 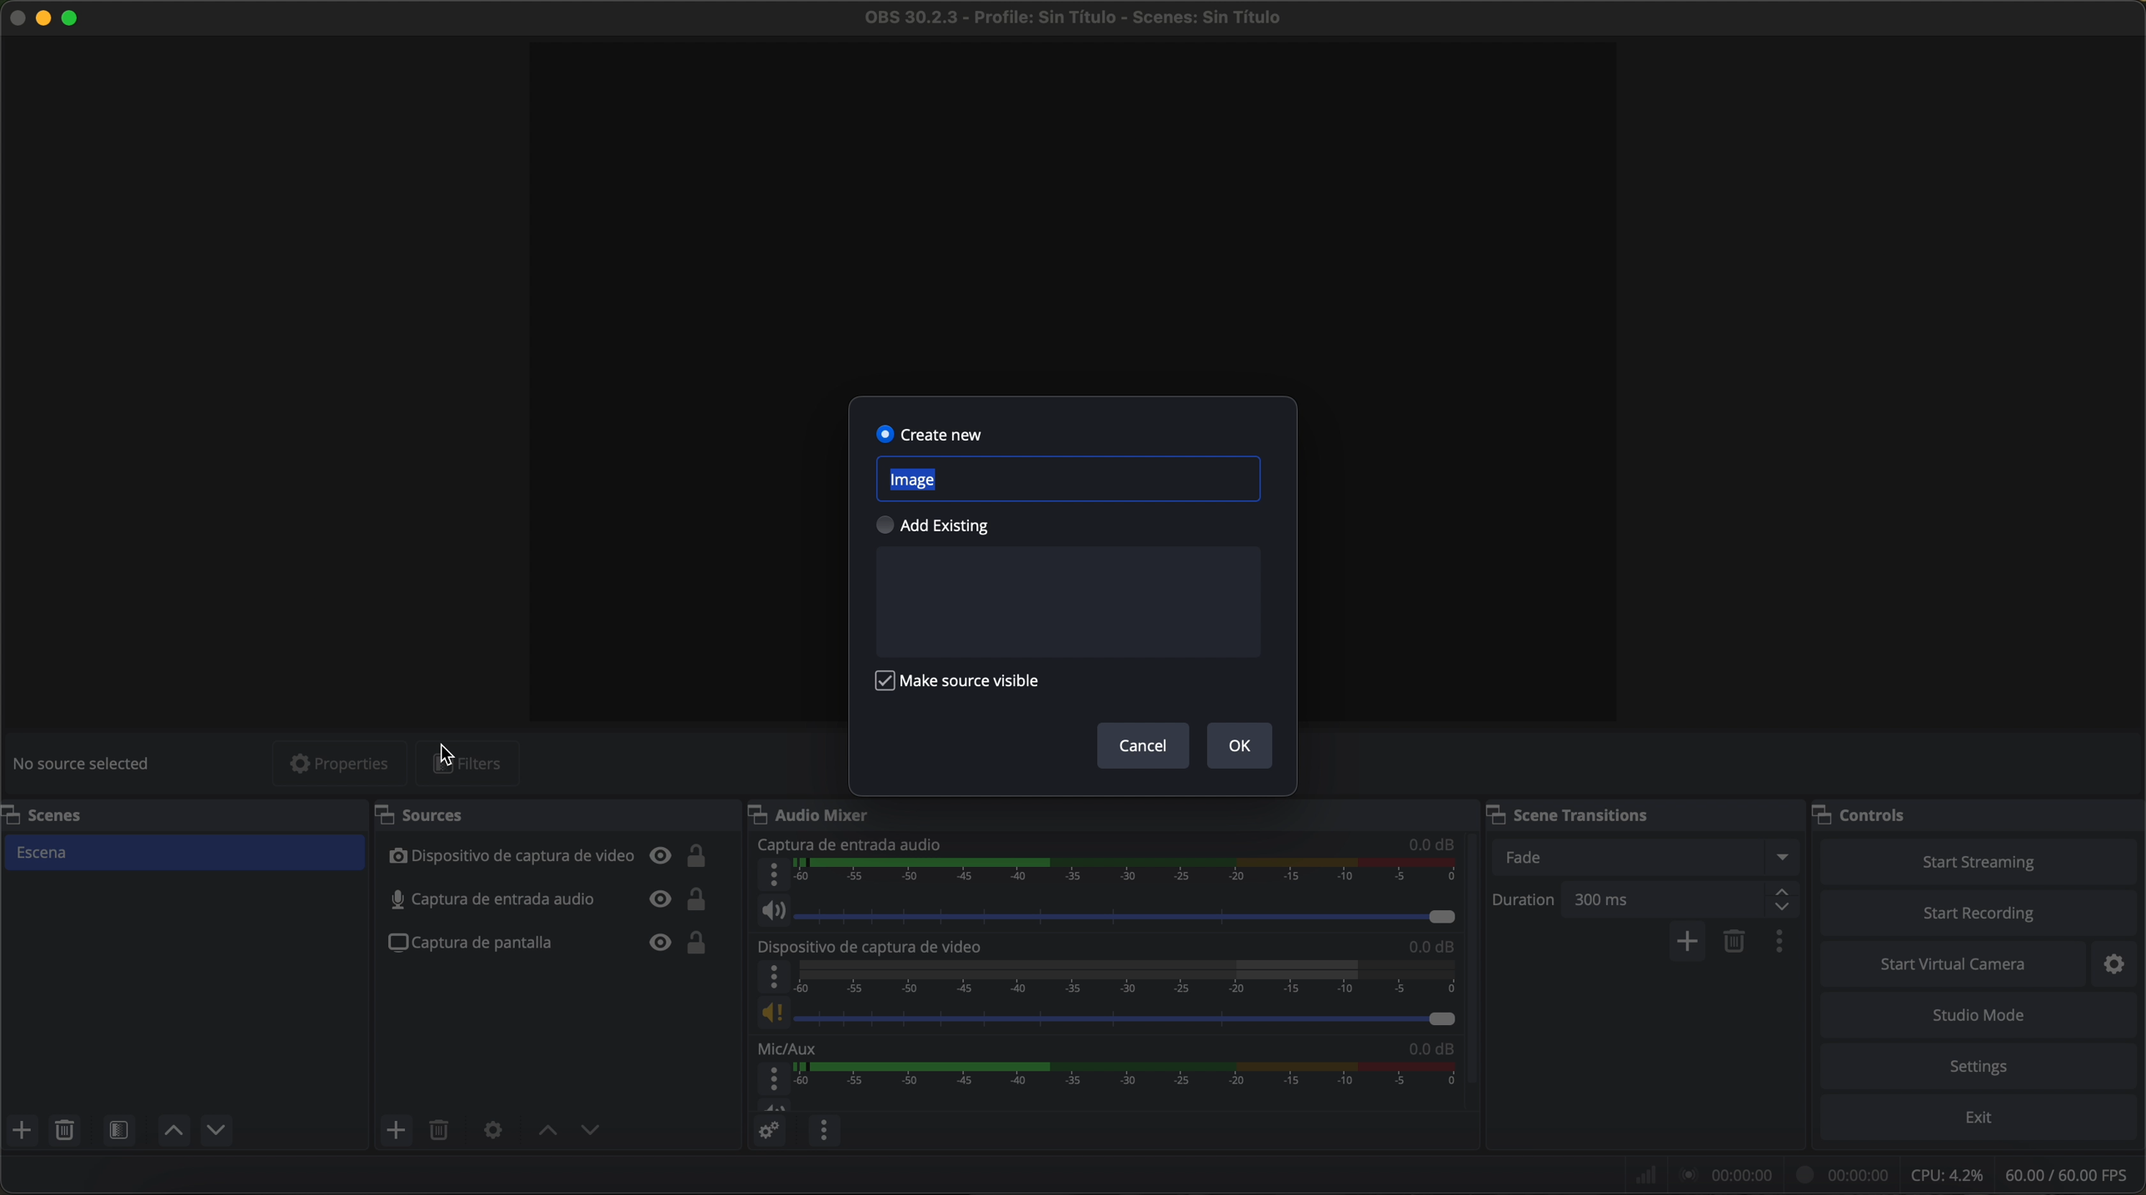 I want to click on advanced audio properties, so click(x=768, y=1131).